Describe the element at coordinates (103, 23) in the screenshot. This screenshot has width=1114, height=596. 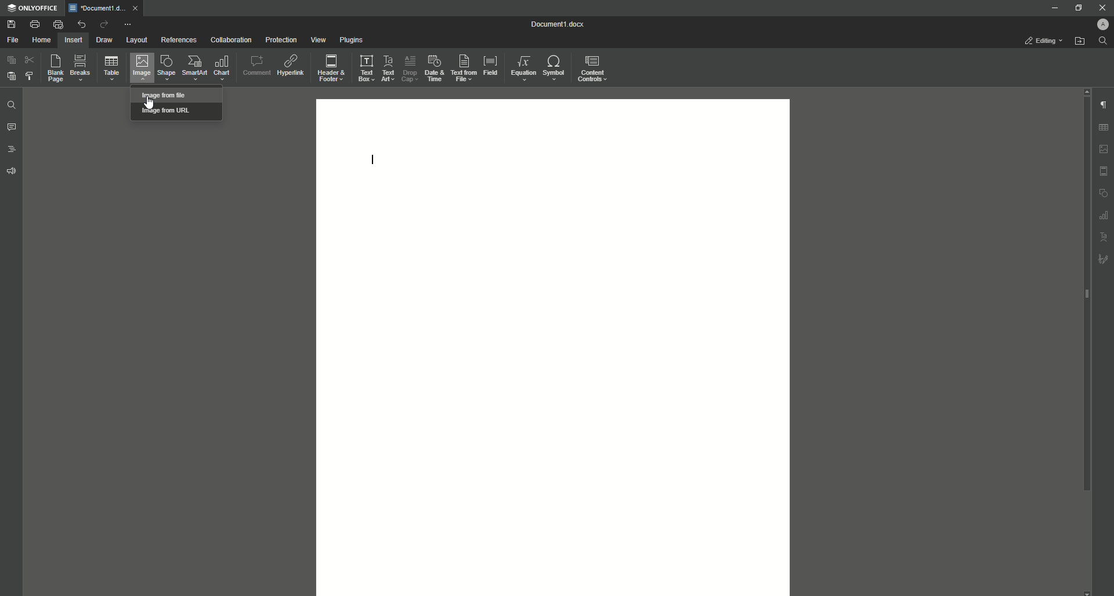
I see `Redo` at that location.